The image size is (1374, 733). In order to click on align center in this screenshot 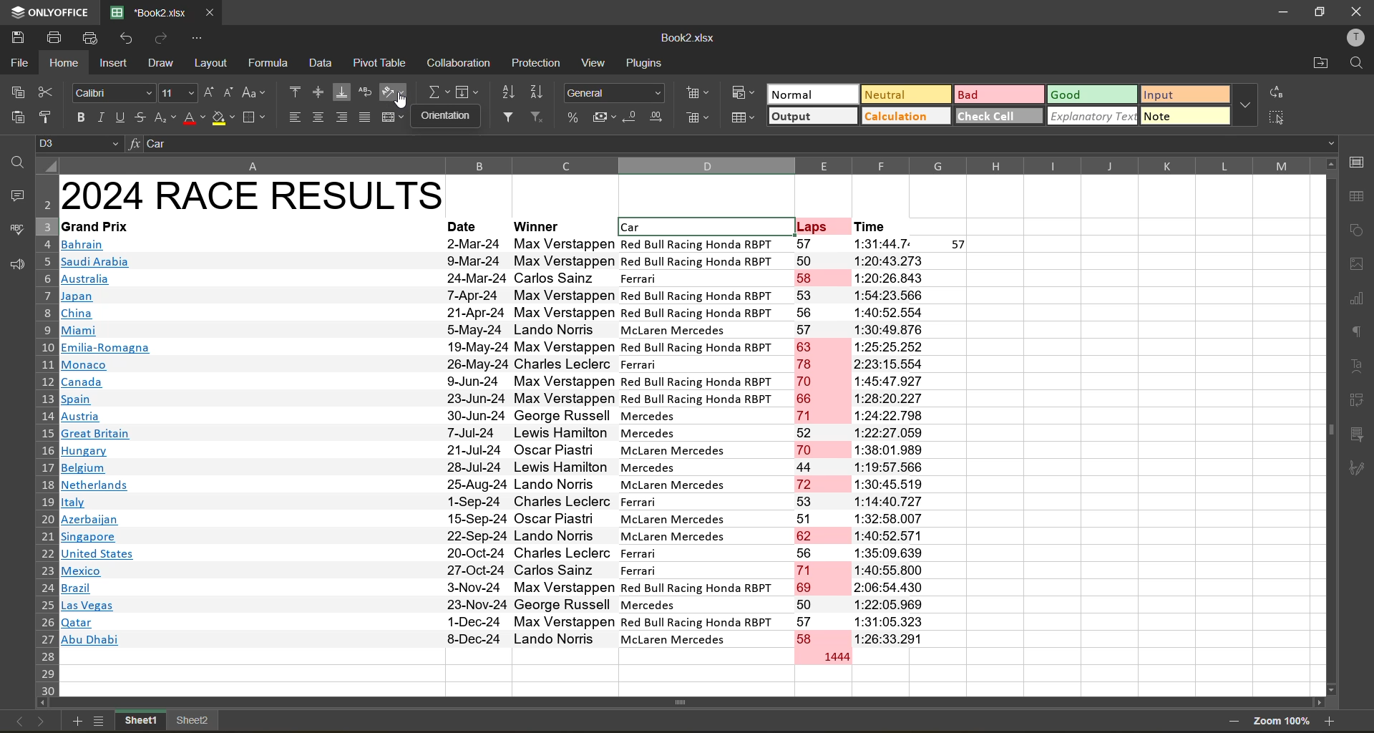, I will do `click(318, 117)`.